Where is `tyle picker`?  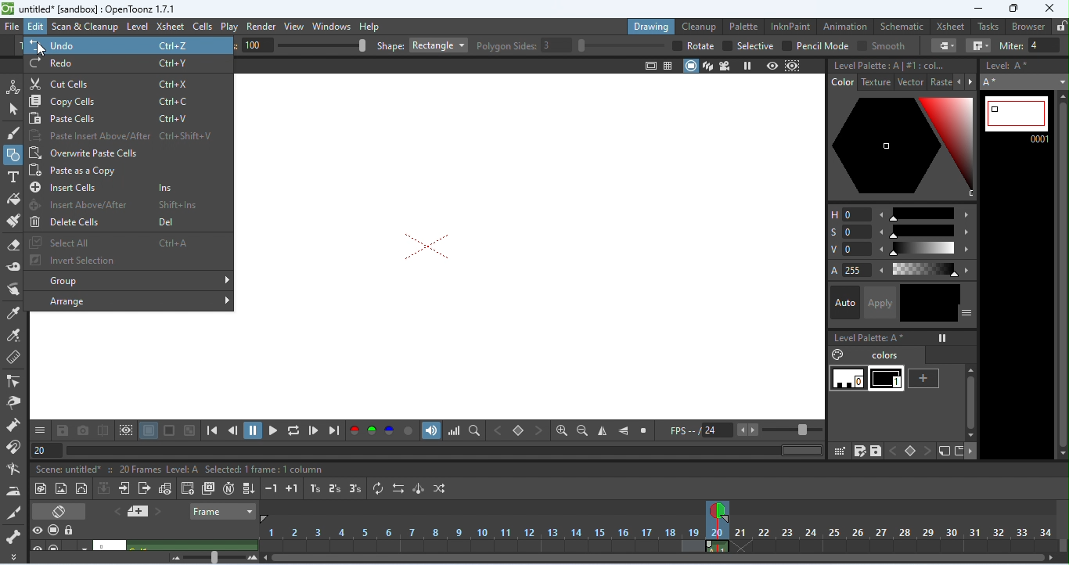 tyle picker is located at coordinates (13, 311).